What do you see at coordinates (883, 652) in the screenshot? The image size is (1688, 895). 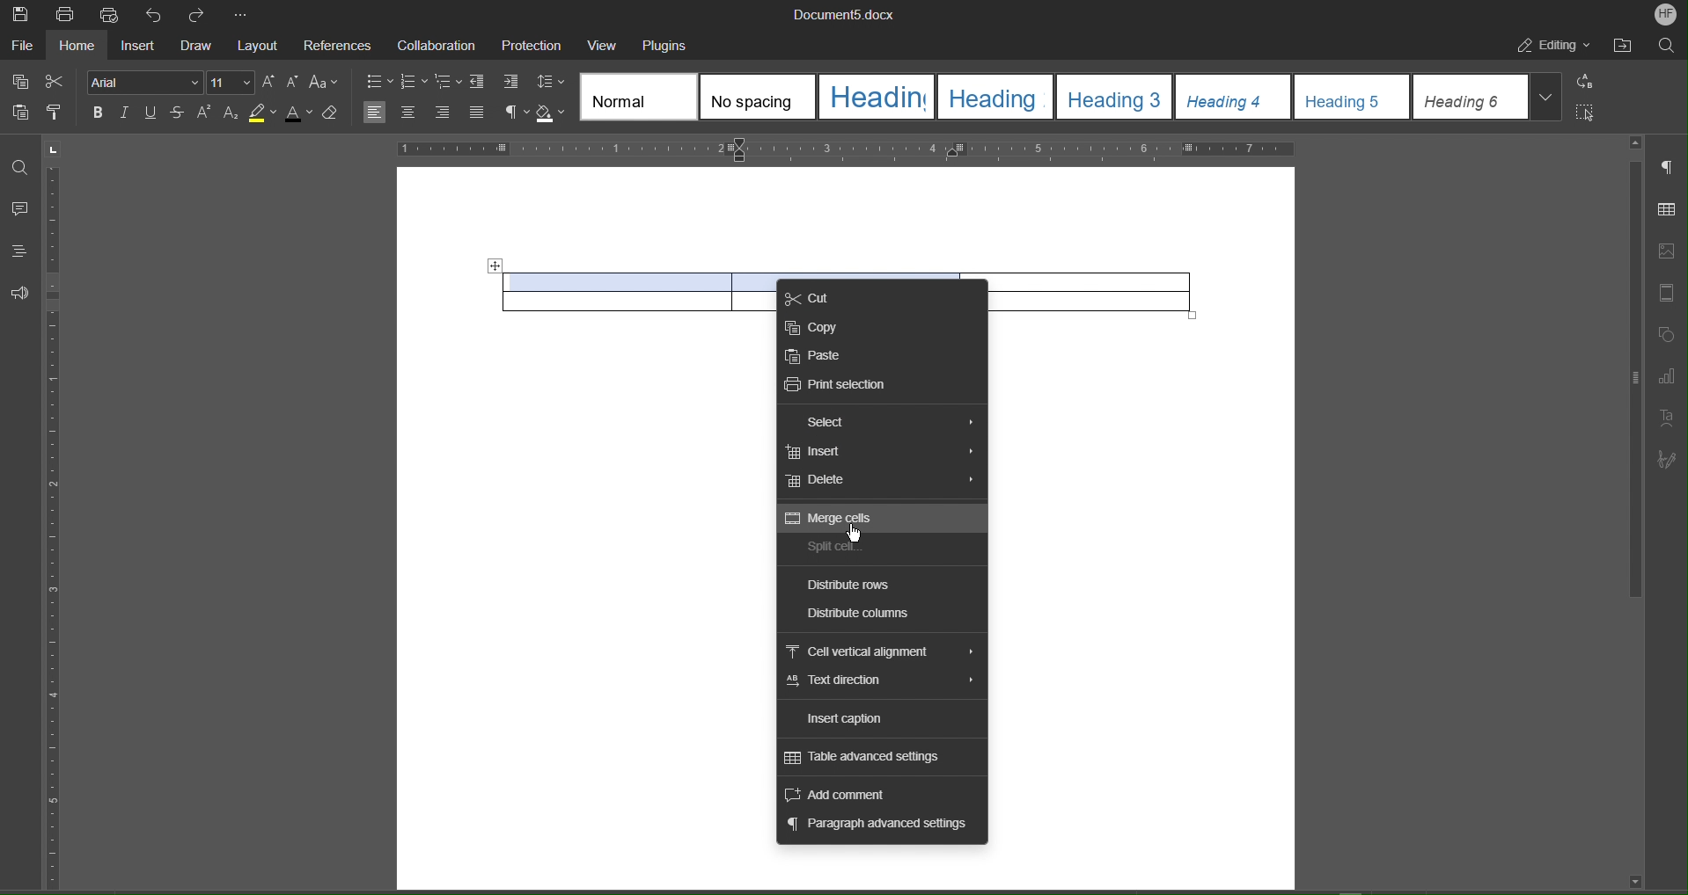 I see `Cell vertical alignment` at bounding box center [883, 652].